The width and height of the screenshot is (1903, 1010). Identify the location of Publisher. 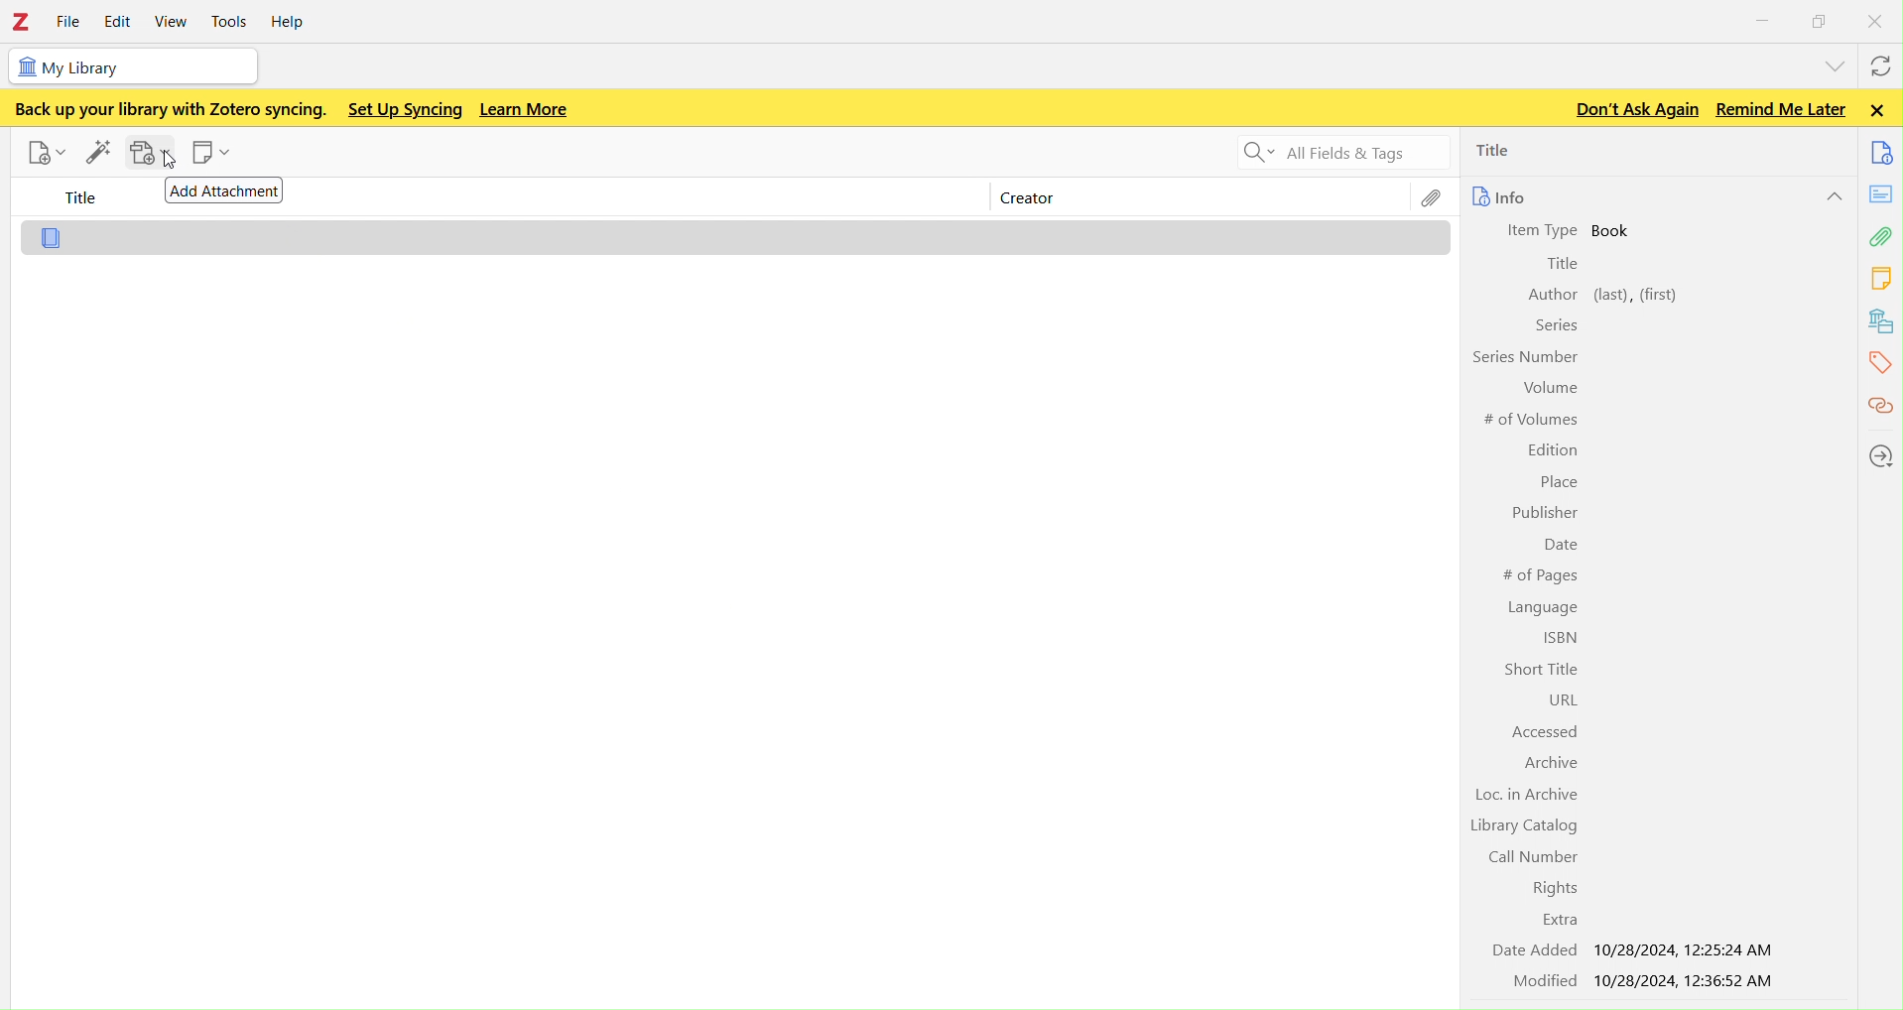
(1542, 512).